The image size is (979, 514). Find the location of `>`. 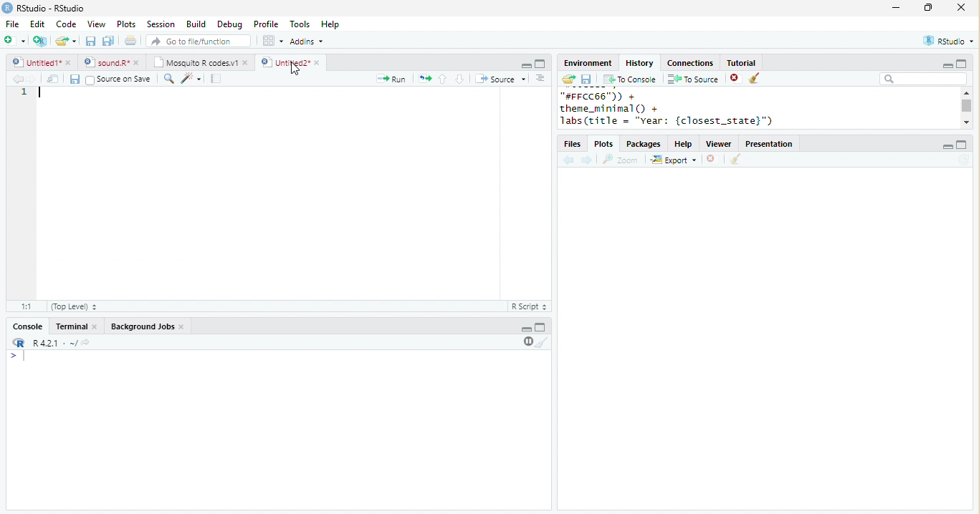

> is located at coordinates (19, 356).